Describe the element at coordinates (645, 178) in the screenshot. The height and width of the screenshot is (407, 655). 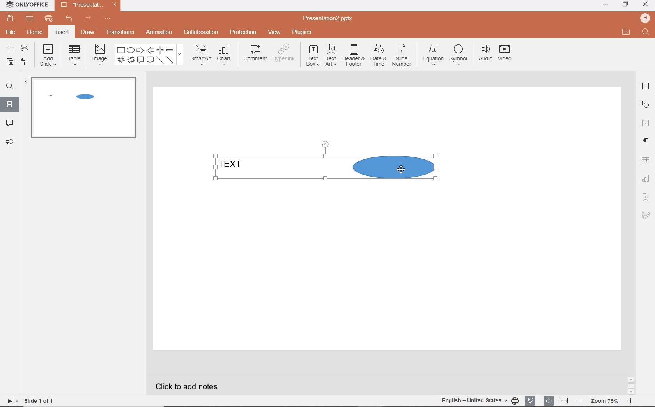
I see `Chart settings` at that location.